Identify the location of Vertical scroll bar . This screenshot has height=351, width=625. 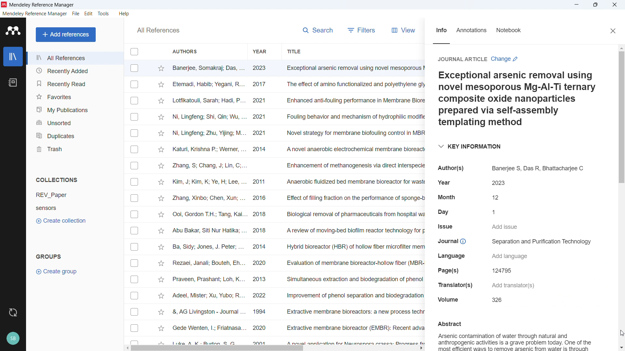
(623, 117).